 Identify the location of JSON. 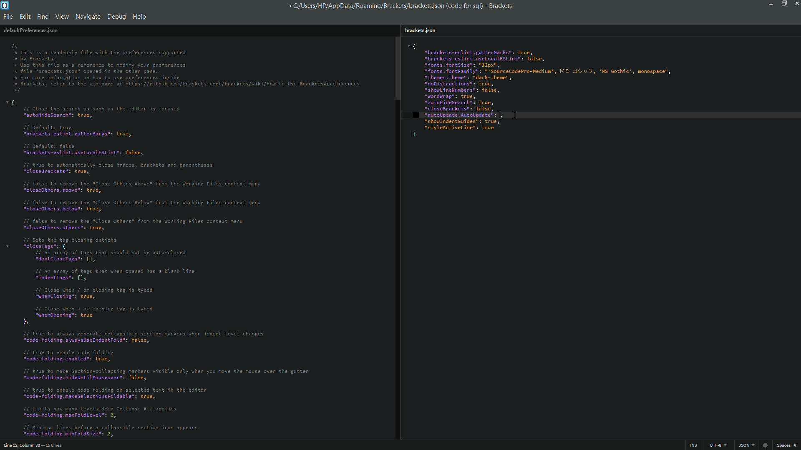
(745, 445).